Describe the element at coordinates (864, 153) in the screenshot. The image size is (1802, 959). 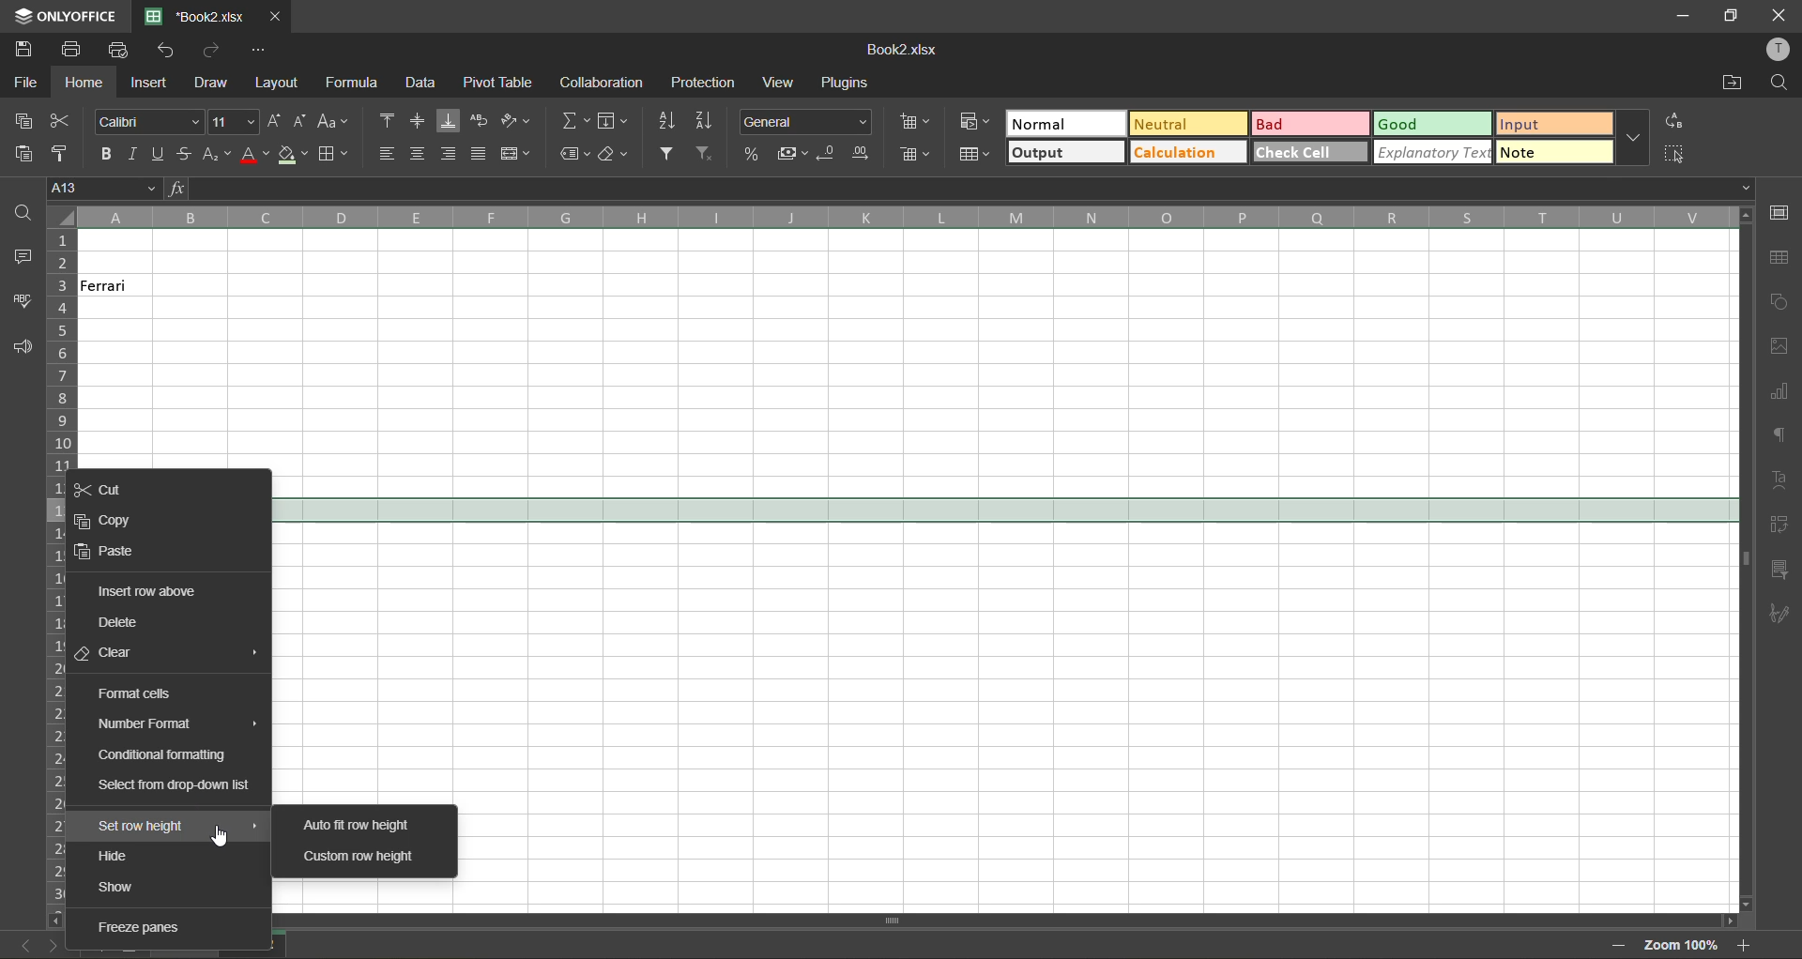
I see `increase decimal` at that location.